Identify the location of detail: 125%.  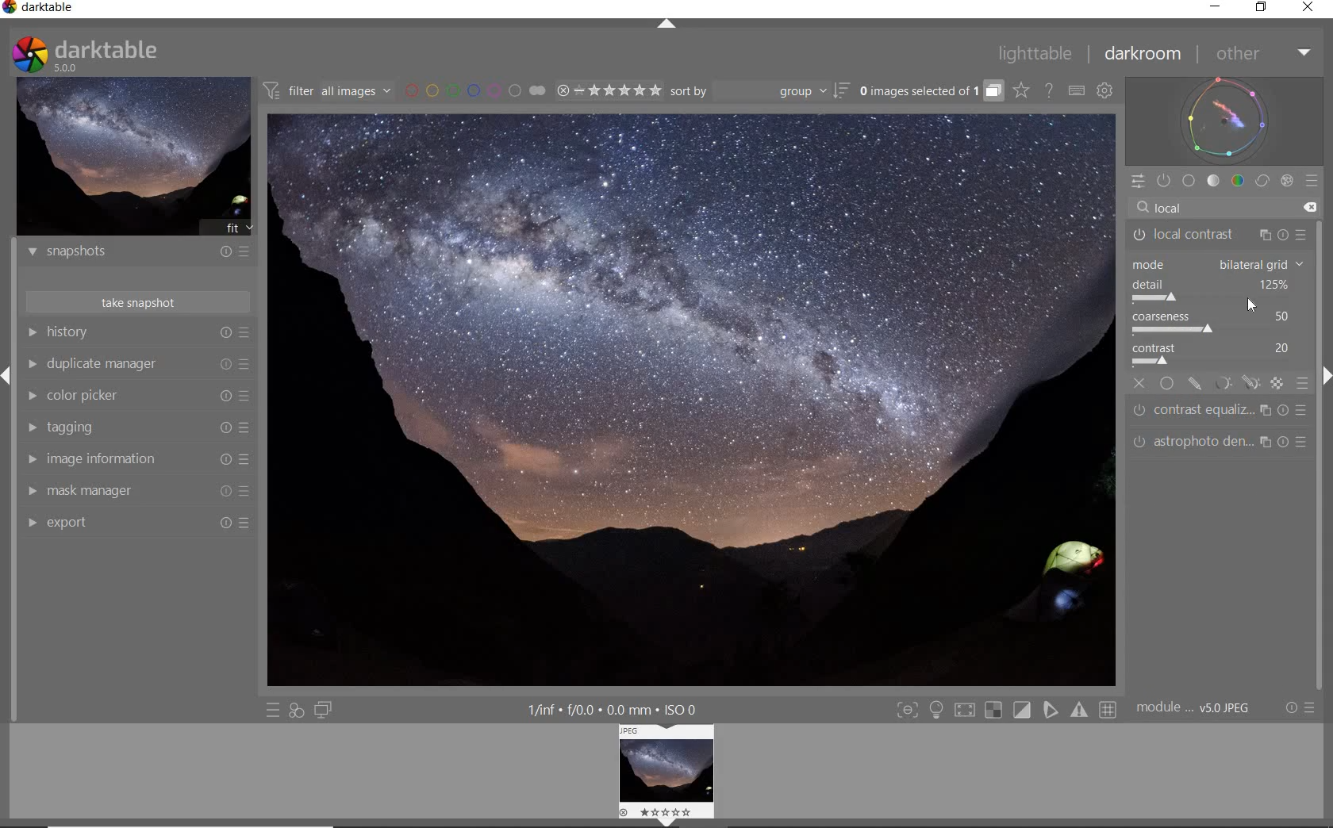
(1210, 282).